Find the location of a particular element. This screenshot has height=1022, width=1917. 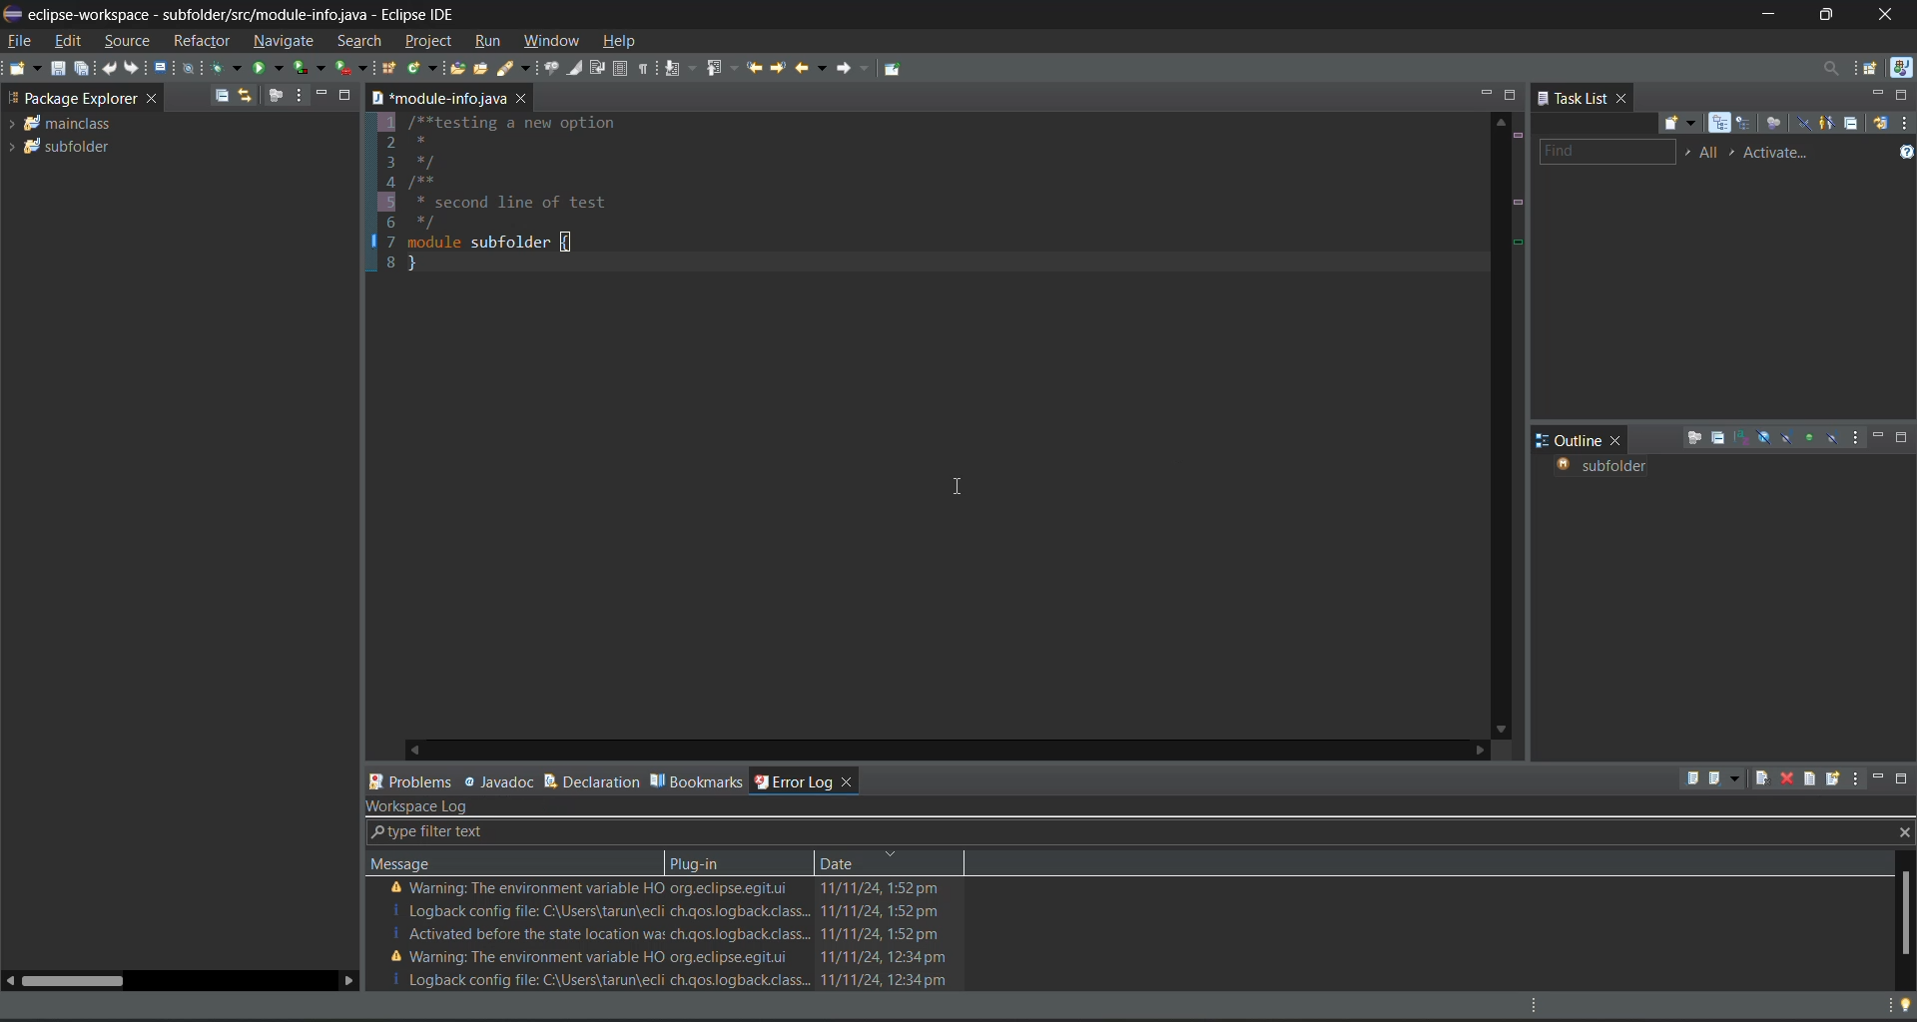

toggle mark occurences is located at coordinates (579, 67).